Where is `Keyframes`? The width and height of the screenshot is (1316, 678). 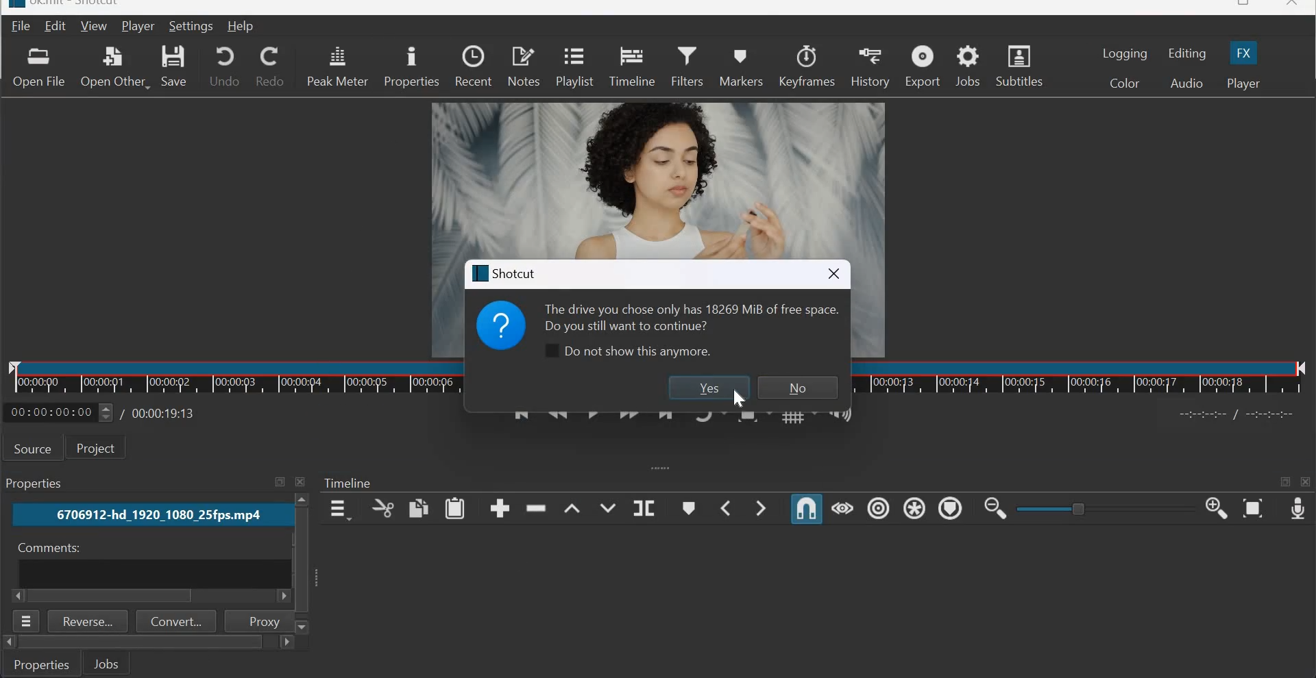 Keyframes is located at coordinates (807, 65).